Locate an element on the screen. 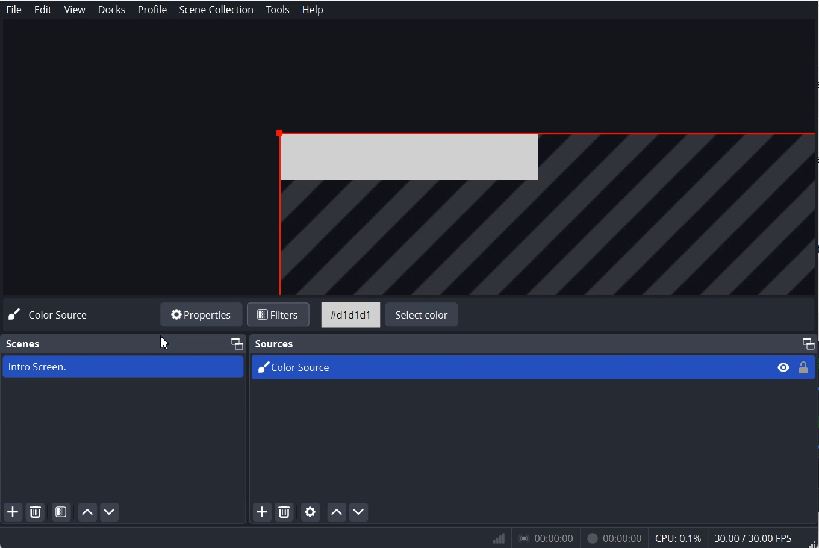 This screenshot has width=819, height=548. File is located at coordinates (13, 10).